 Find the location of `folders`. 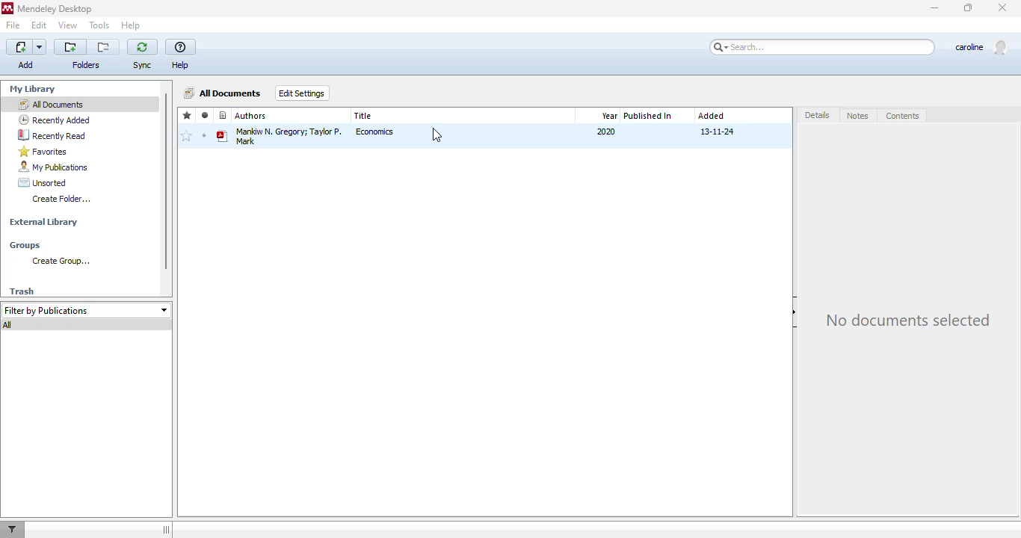

folders is located at coordinates (85, 65).